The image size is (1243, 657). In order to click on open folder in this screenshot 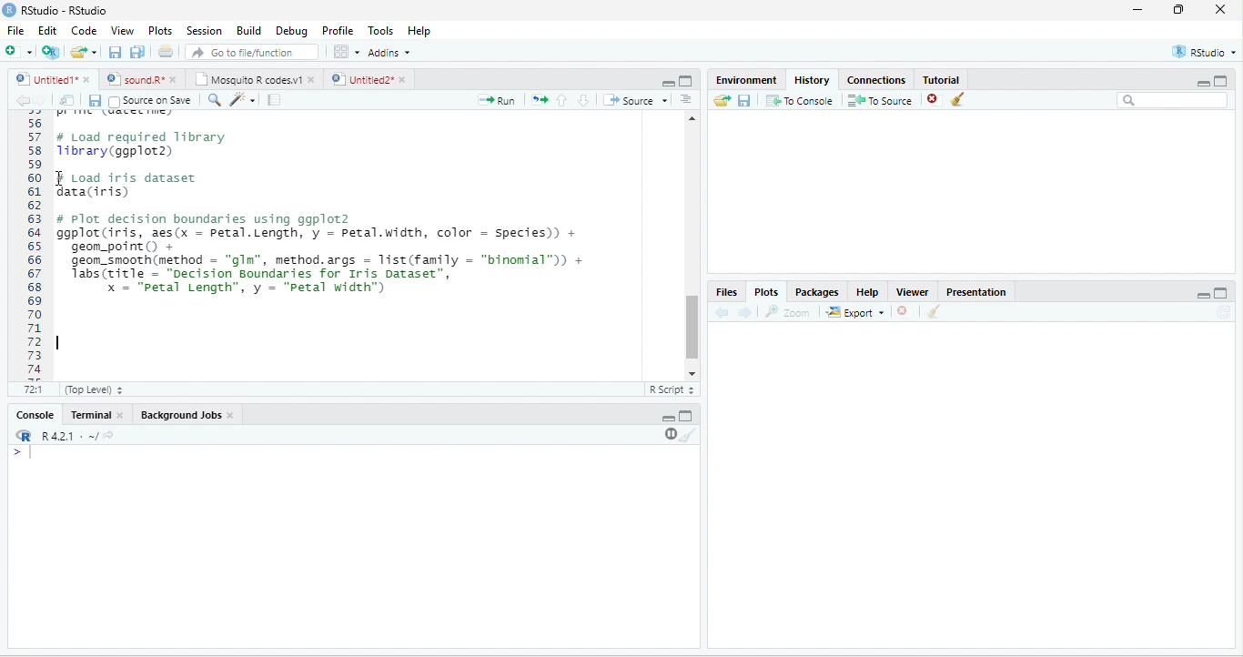, I will do `click(723, 100)`.